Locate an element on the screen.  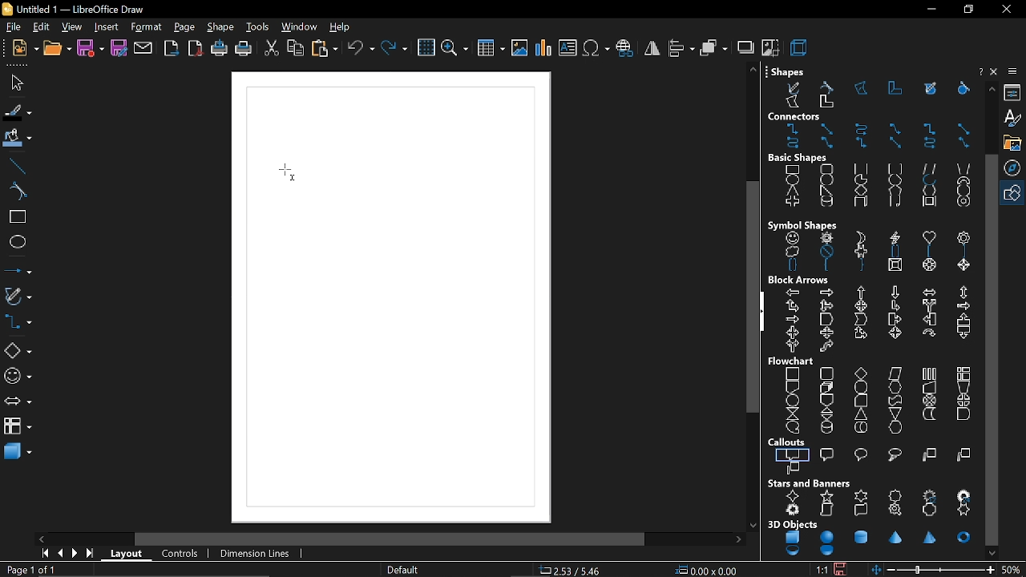
process is located at coordinates (794, 373).